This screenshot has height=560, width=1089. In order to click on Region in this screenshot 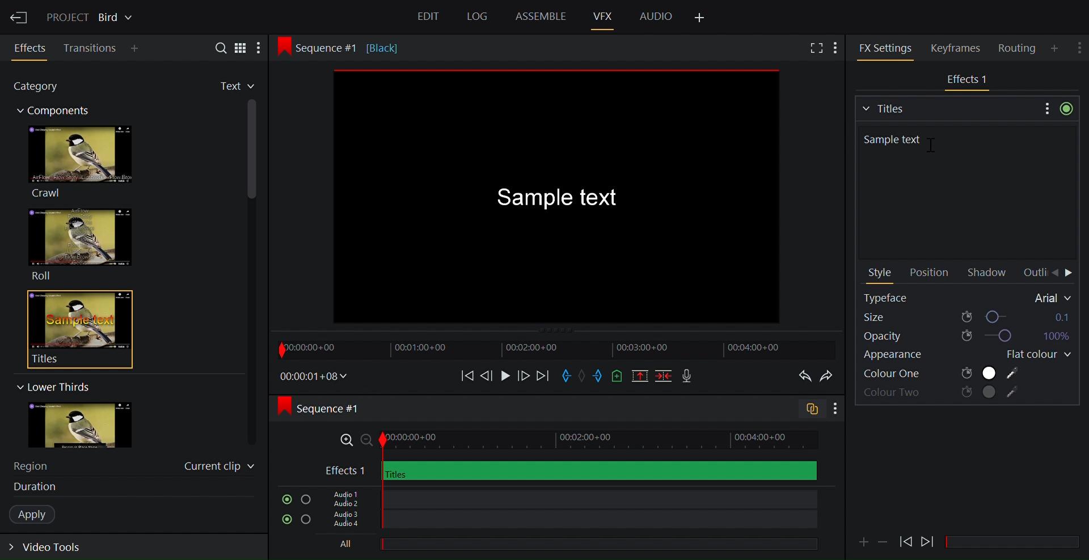, I will do `click(37, 465)`.